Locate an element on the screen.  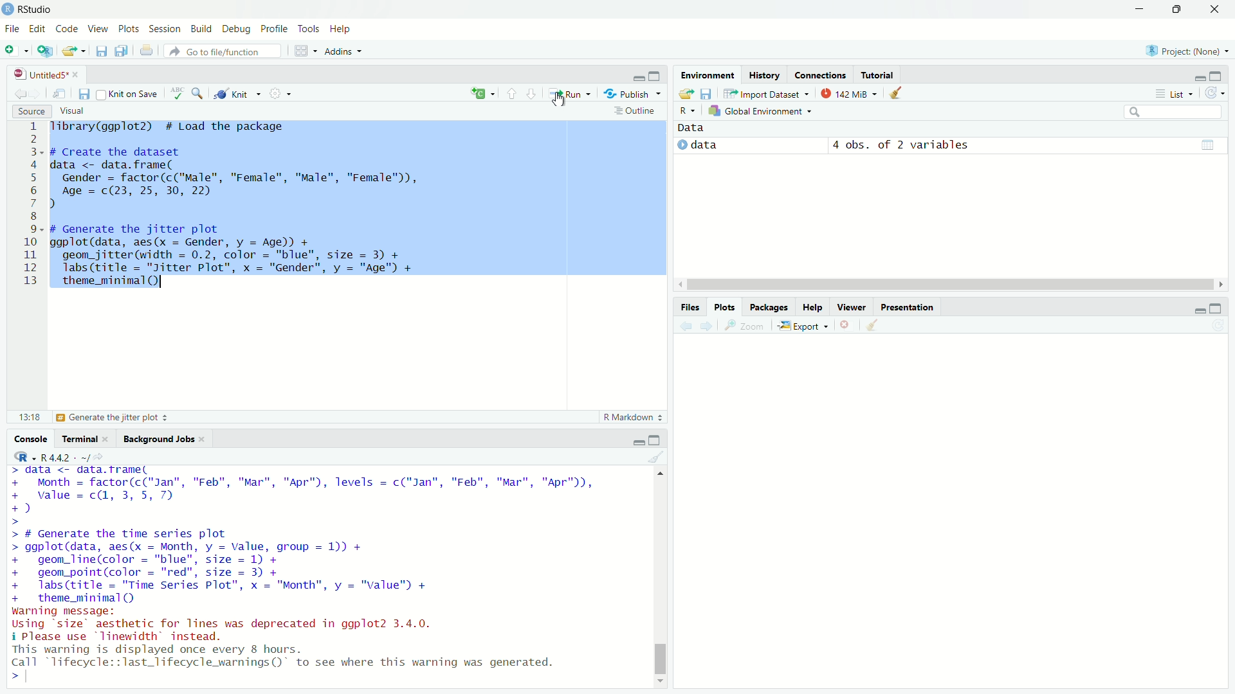
next plot is located at coordinates (708, 326).